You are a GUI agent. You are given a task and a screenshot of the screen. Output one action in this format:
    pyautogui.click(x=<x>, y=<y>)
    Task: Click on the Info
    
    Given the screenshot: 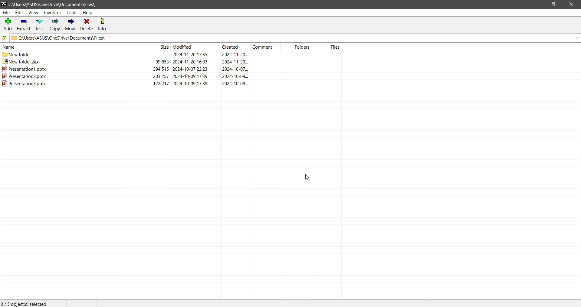 What is the action you would take?
    pyautogui.click(x=104, y=24)
    